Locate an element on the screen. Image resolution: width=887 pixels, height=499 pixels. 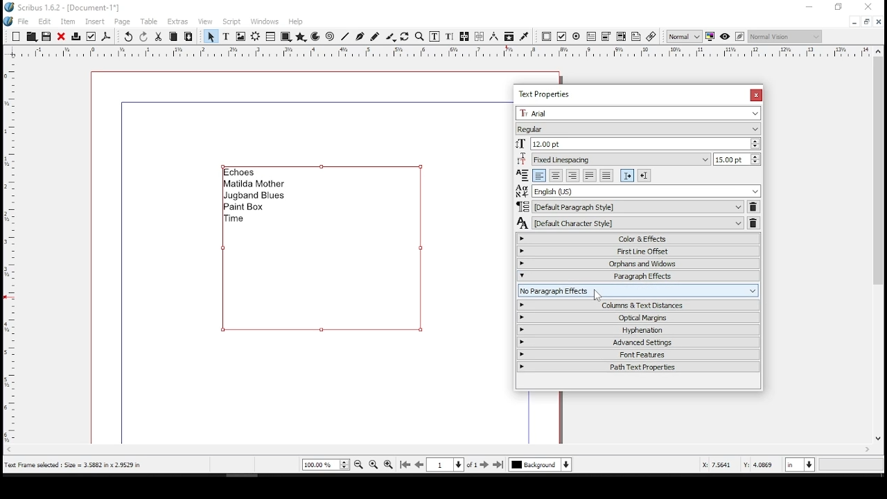
font size is located at coordinates (639, 143).